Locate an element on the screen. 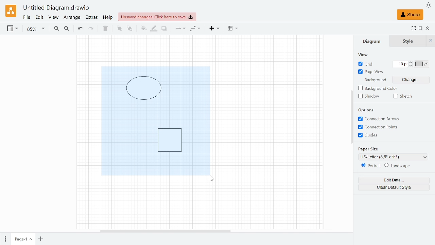 The height and width of the screenshot is (245, 435). Vertical scrollbar is located at coordinates (351, 117).